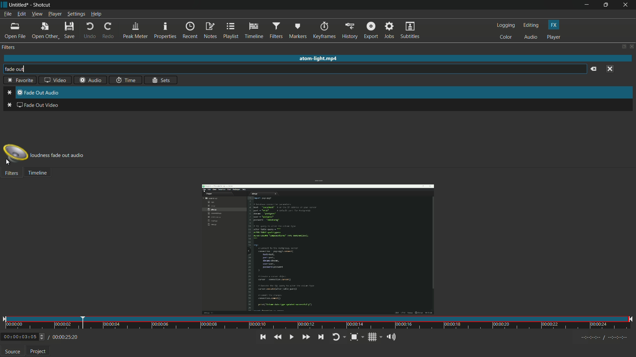 The image size is (636, 357). I want to click on open other, so click(45, 31).